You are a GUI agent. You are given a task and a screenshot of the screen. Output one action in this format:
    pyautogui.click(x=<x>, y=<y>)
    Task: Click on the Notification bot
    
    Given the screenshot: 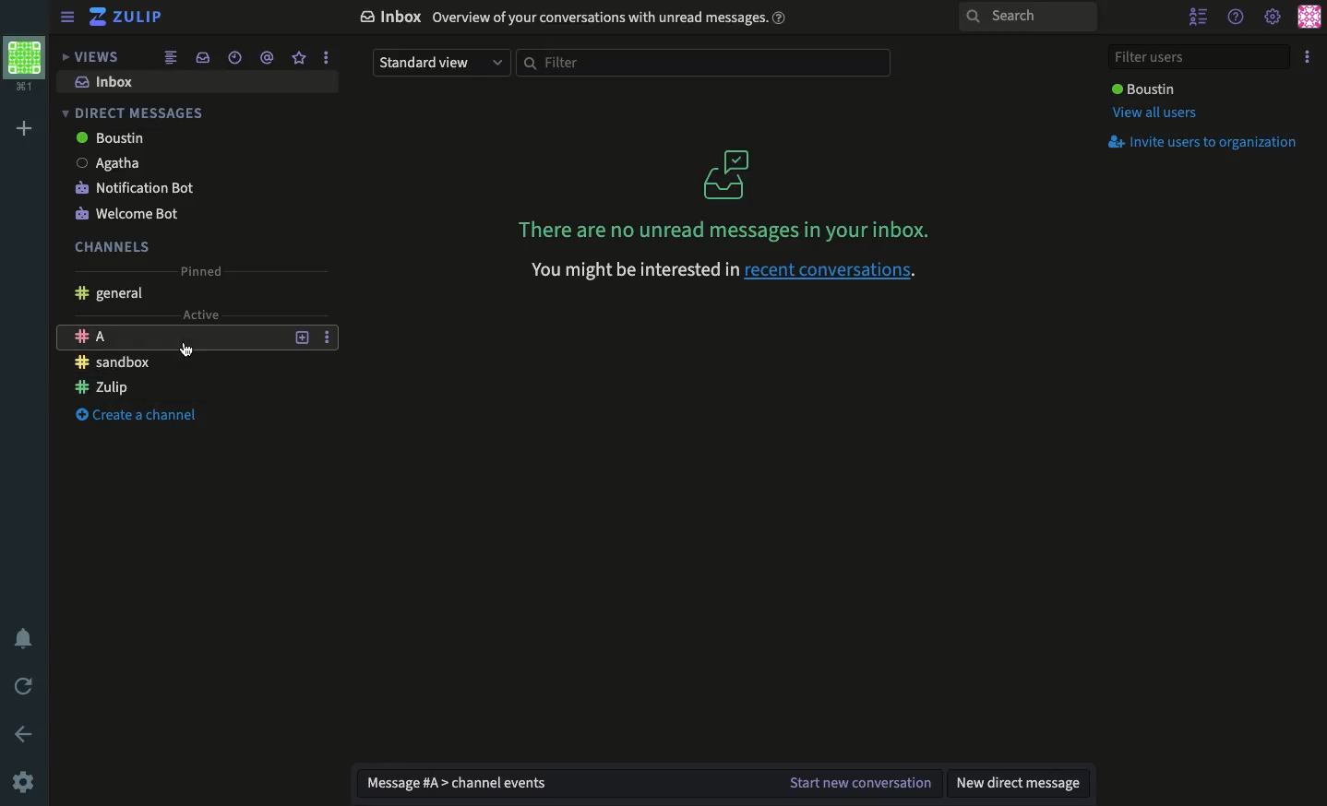 What is the action you would take?
    pyautogui.click(x=140, y=188)
    